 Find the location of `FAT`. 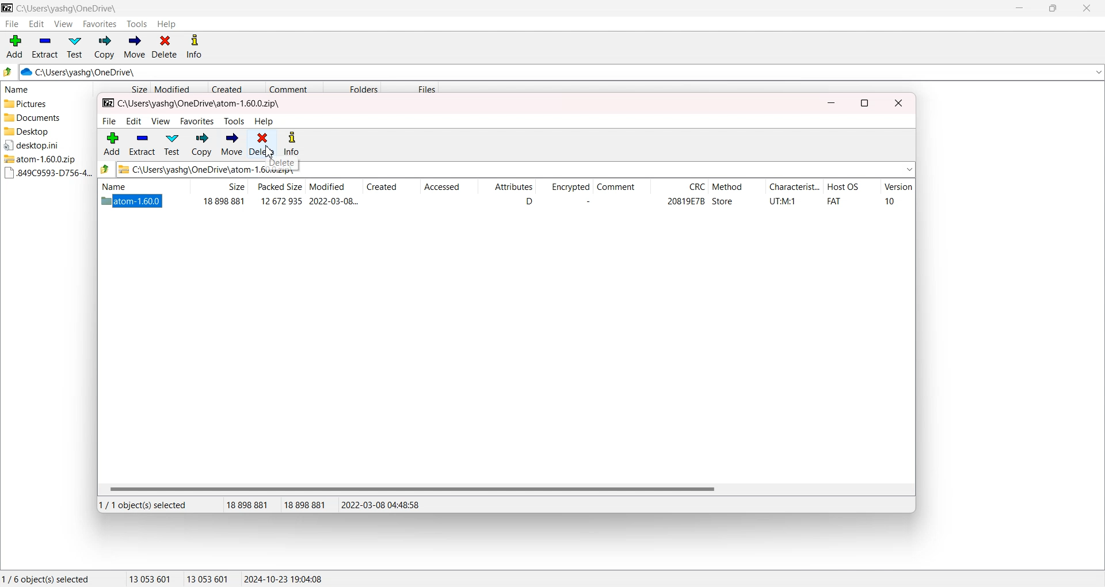

FAT is located at coordinates (834, 201).